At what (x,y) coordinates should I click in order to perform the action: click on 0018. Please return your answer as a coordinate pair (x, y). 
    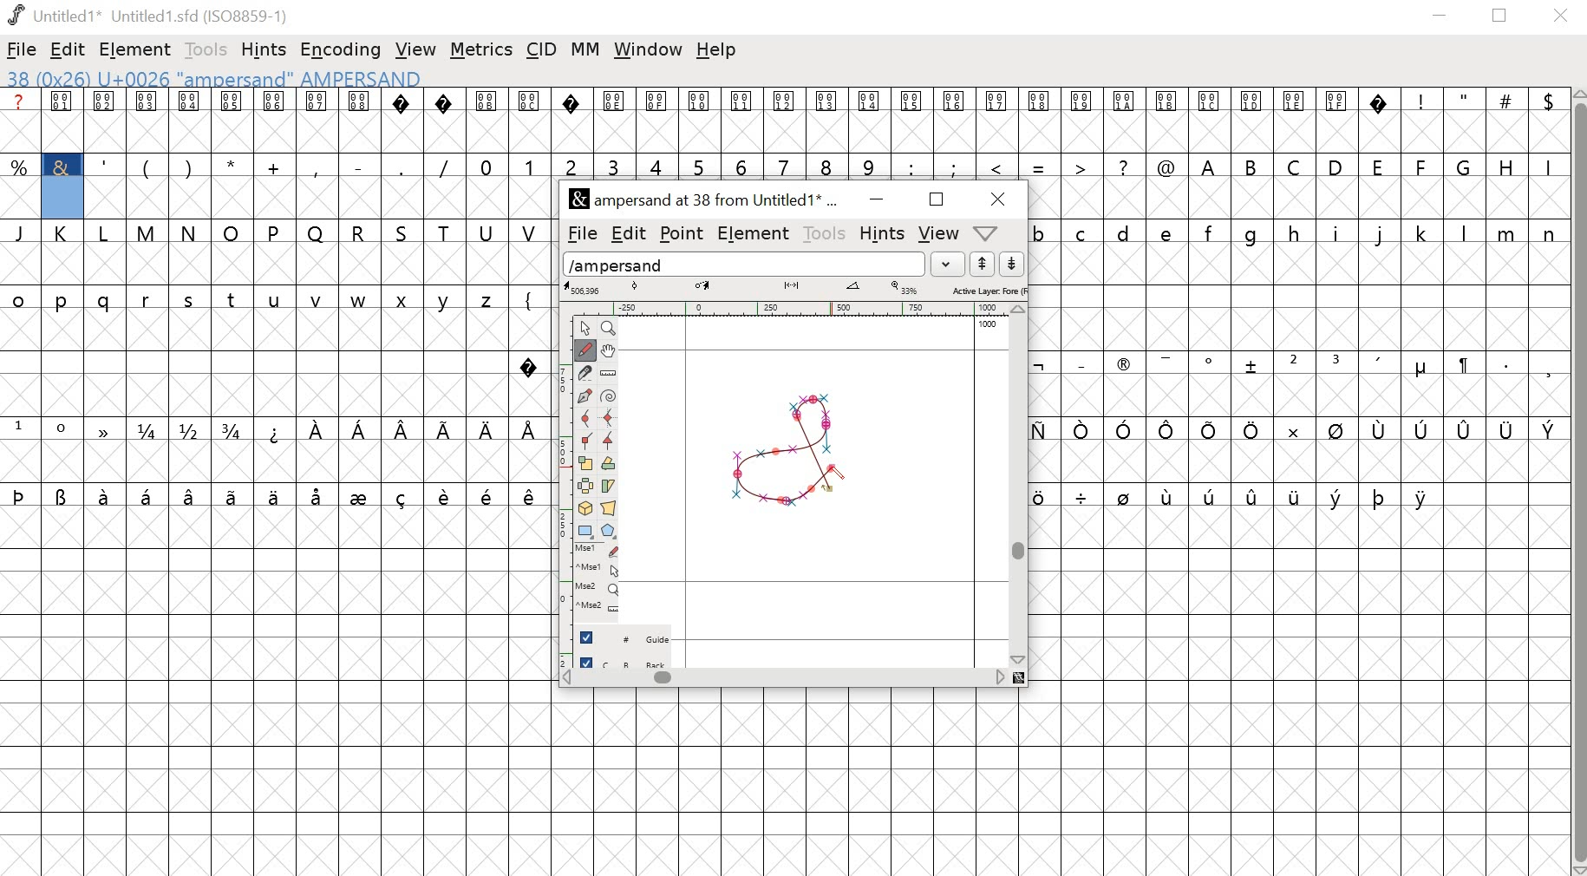
    Looking at the image, I should click on (1041, 121).